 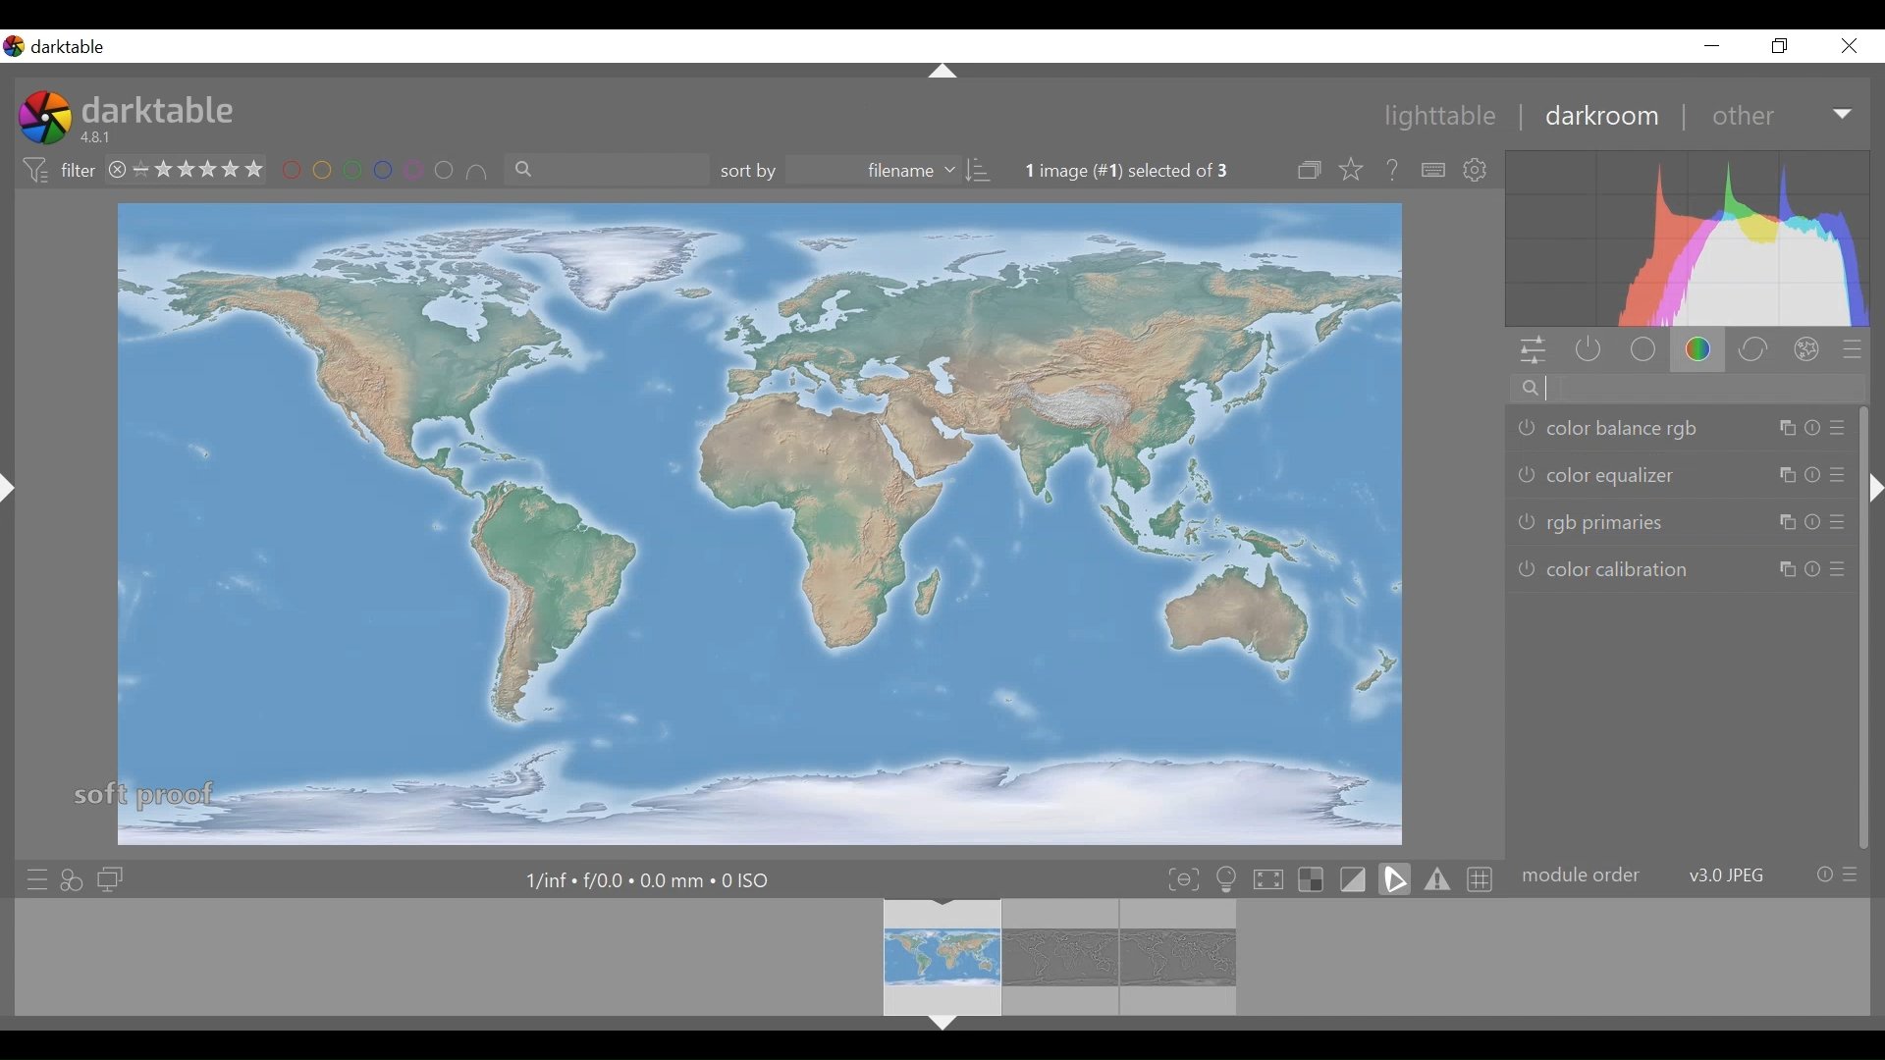 I want to click on presets, so click(x=1858, y=349).